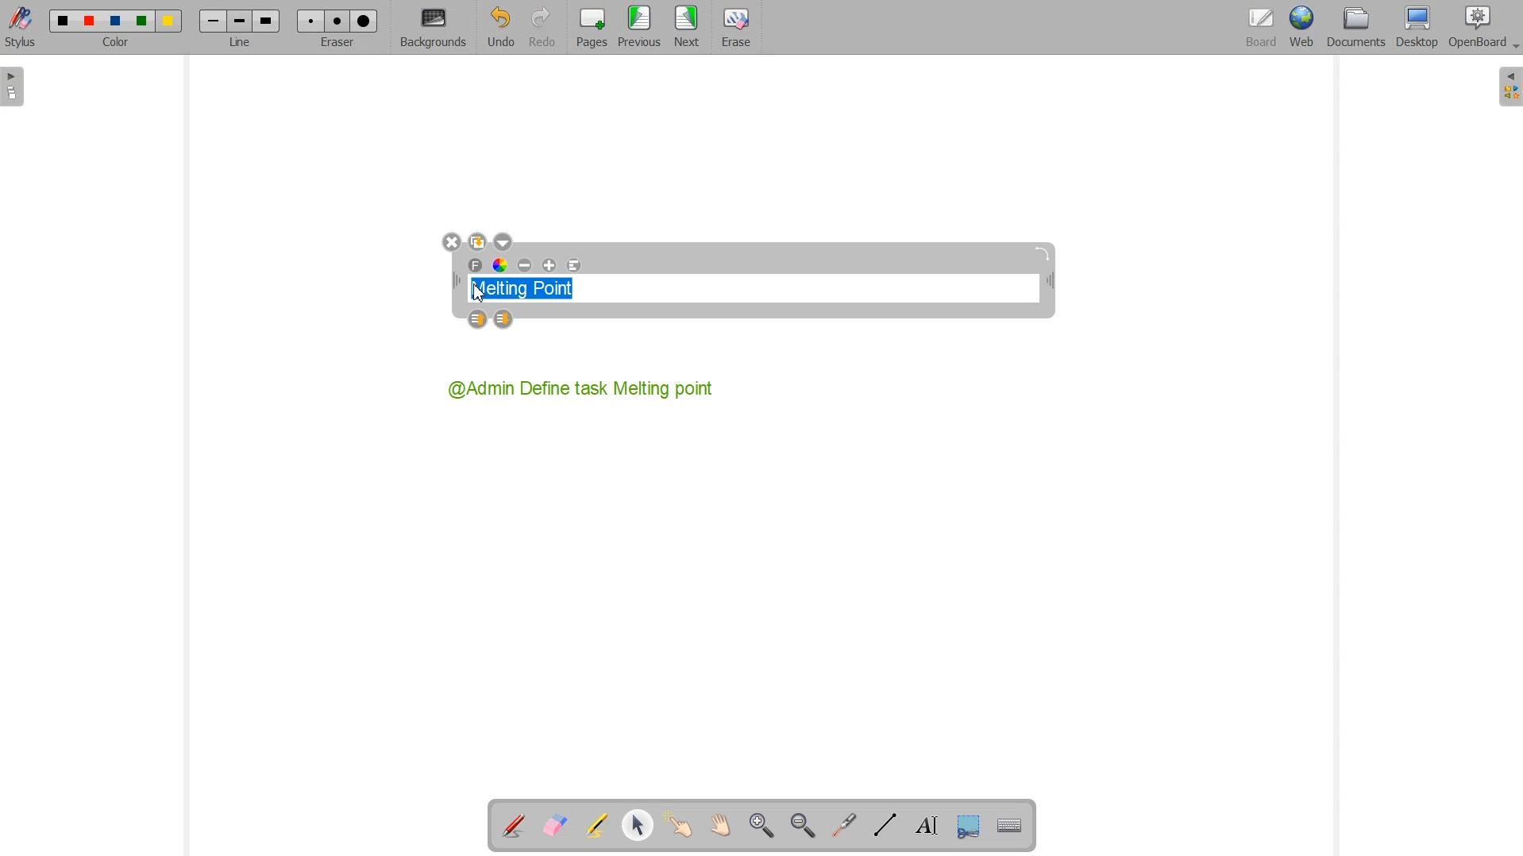 Image resolution: width=1523 pixels, height=856 pixels. What do you see at coordinates (1007, 823) in the screenshot?
I see `Display virtual Keyboard` at bounding box center [1007, 823].